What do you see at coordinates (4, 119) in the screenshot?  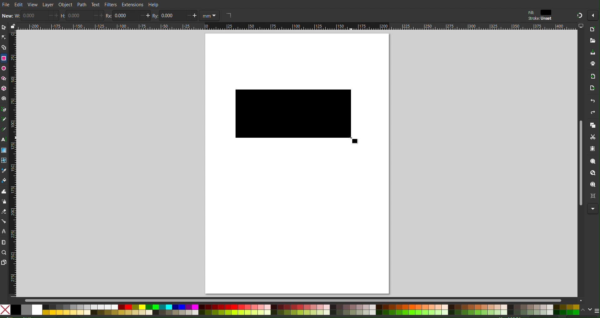 I see `Pencil Tool` at bounding box center [4, 119].